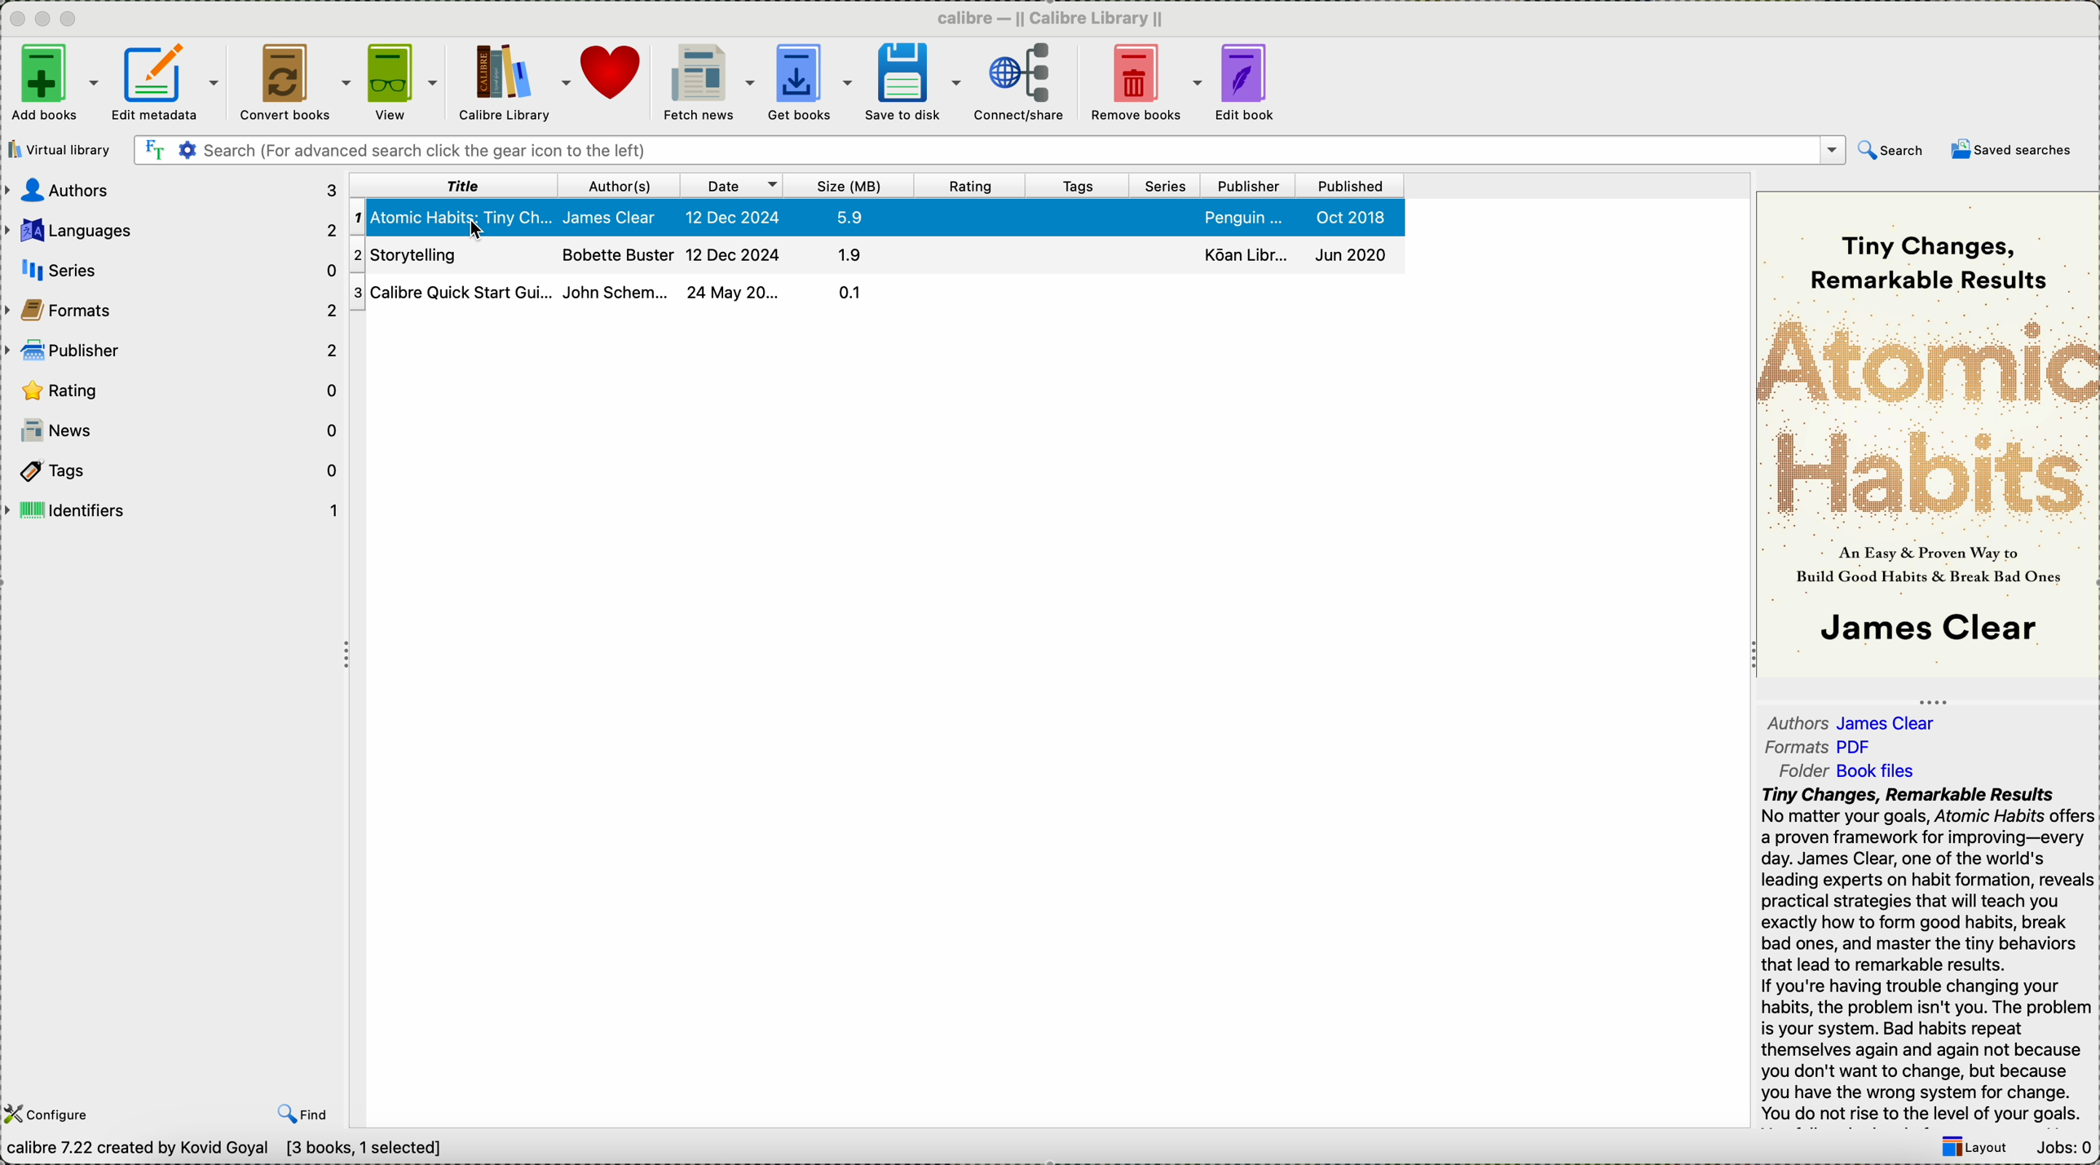 The height and width of the screenshot is (1165, 2100). I want to click on book cover preview, so click(1928, 433).